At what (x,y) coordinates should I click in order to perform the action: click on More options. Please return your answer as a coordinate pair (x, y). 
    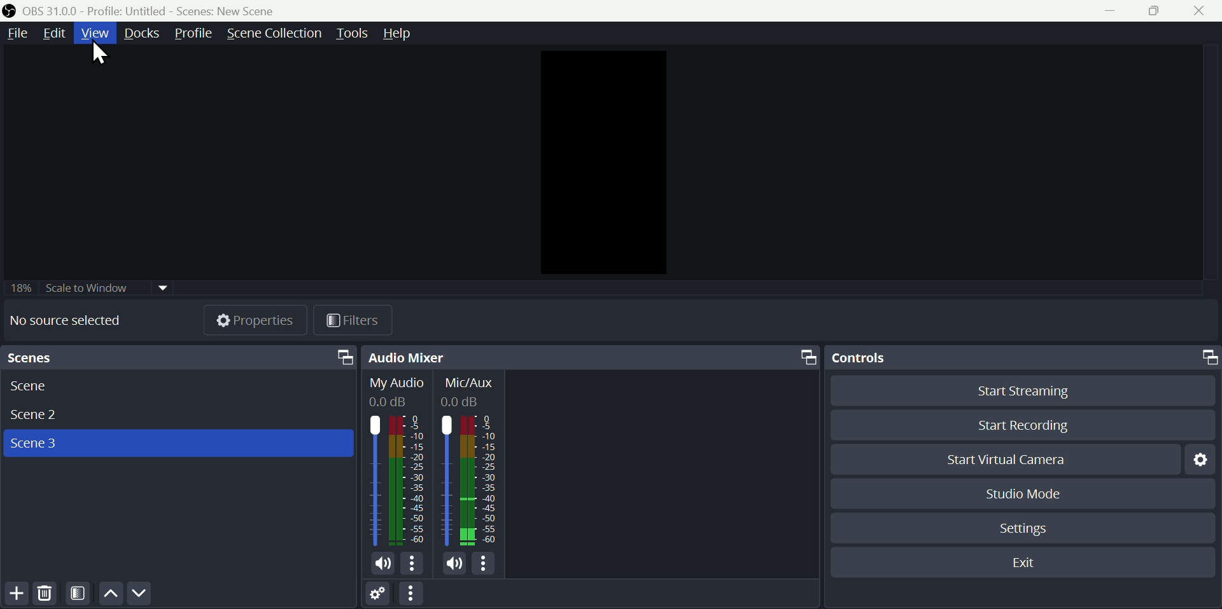
    Looking at the image, I should click on (414, 565).